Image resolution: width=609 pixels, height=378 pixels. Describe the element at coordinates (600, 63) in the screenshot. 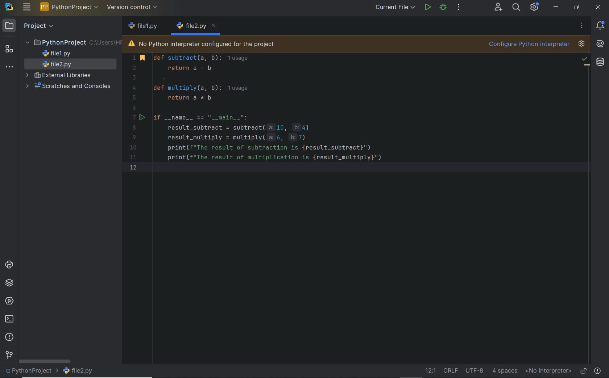

I see `Database` at that location.